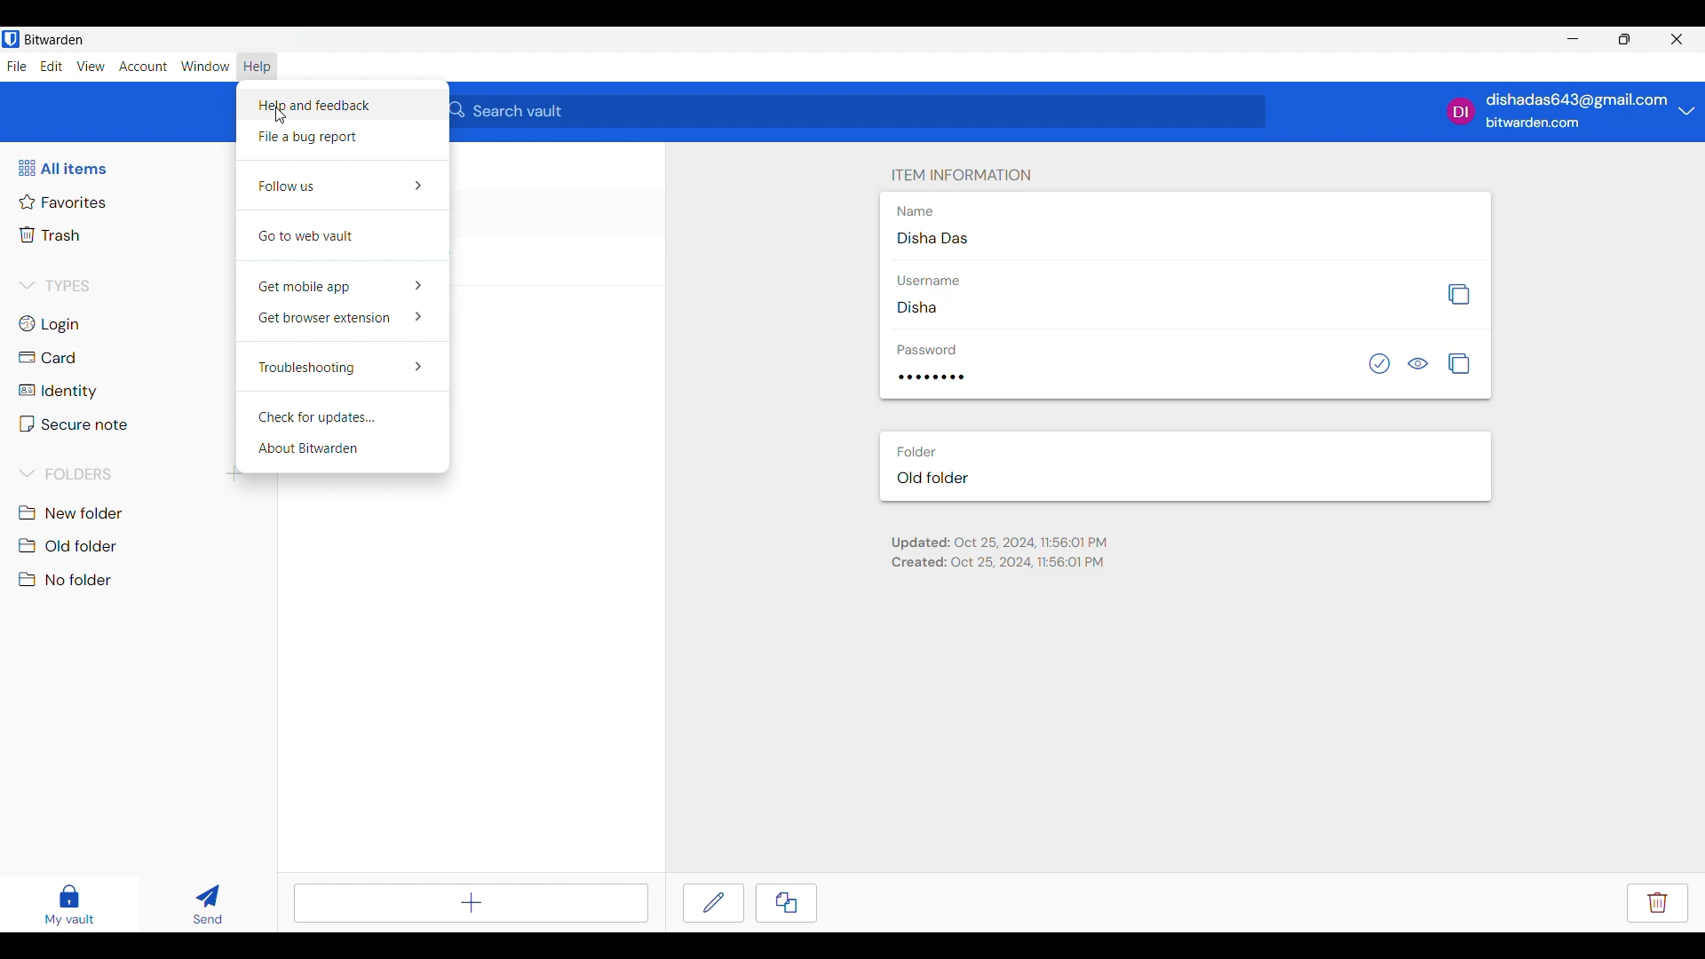 The image size is (1705, 959). Describe the element at coordinates (62, 168) in the screenshot. I see `All items, current selection highlighted` at that location.